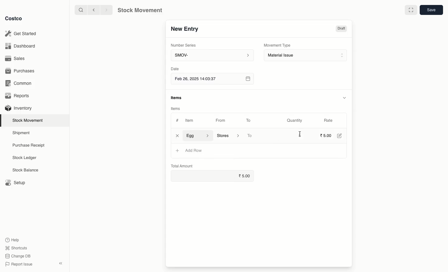 Image resolution: width=448 pixels, height=272 pixels. I want to click on Purchase Receipt, so click(30, 145).